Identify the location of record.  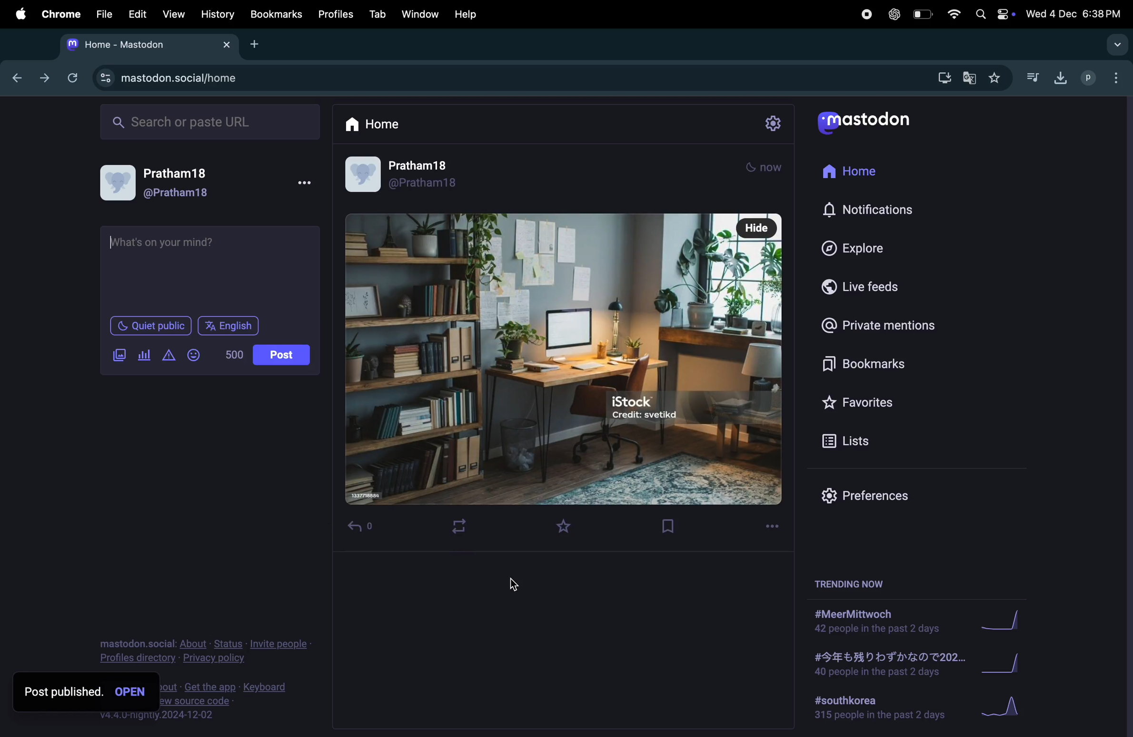
(865, 14).